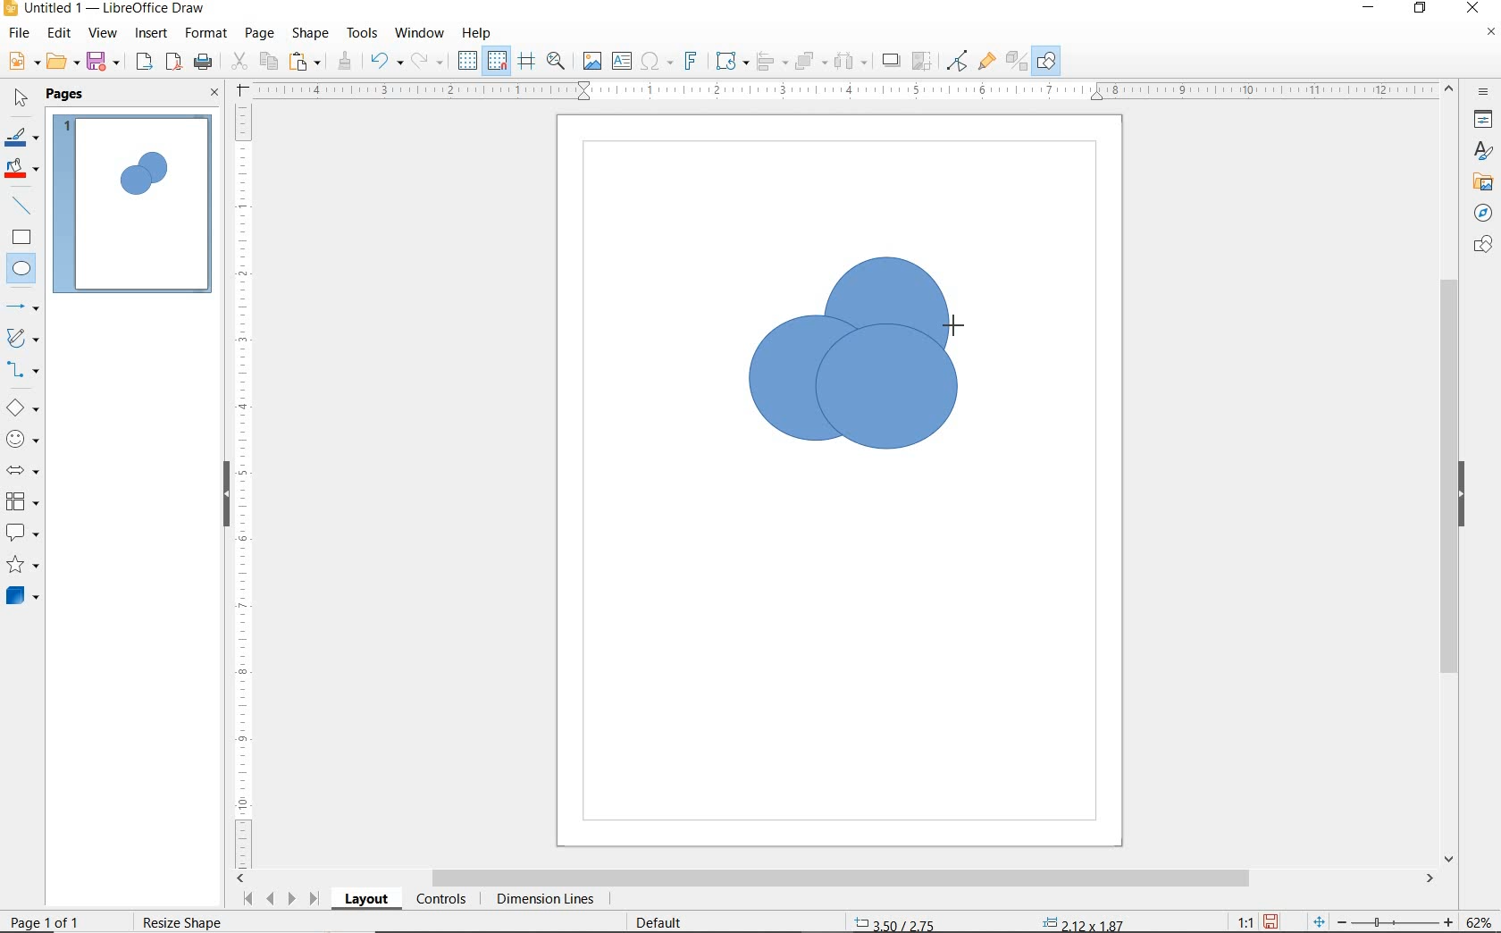 The image size is (1501, 933). What do you see at coordinates (1478, 214) in the screenshot?
I see `NAVIGATOR` at bounding box center [1478, 214].